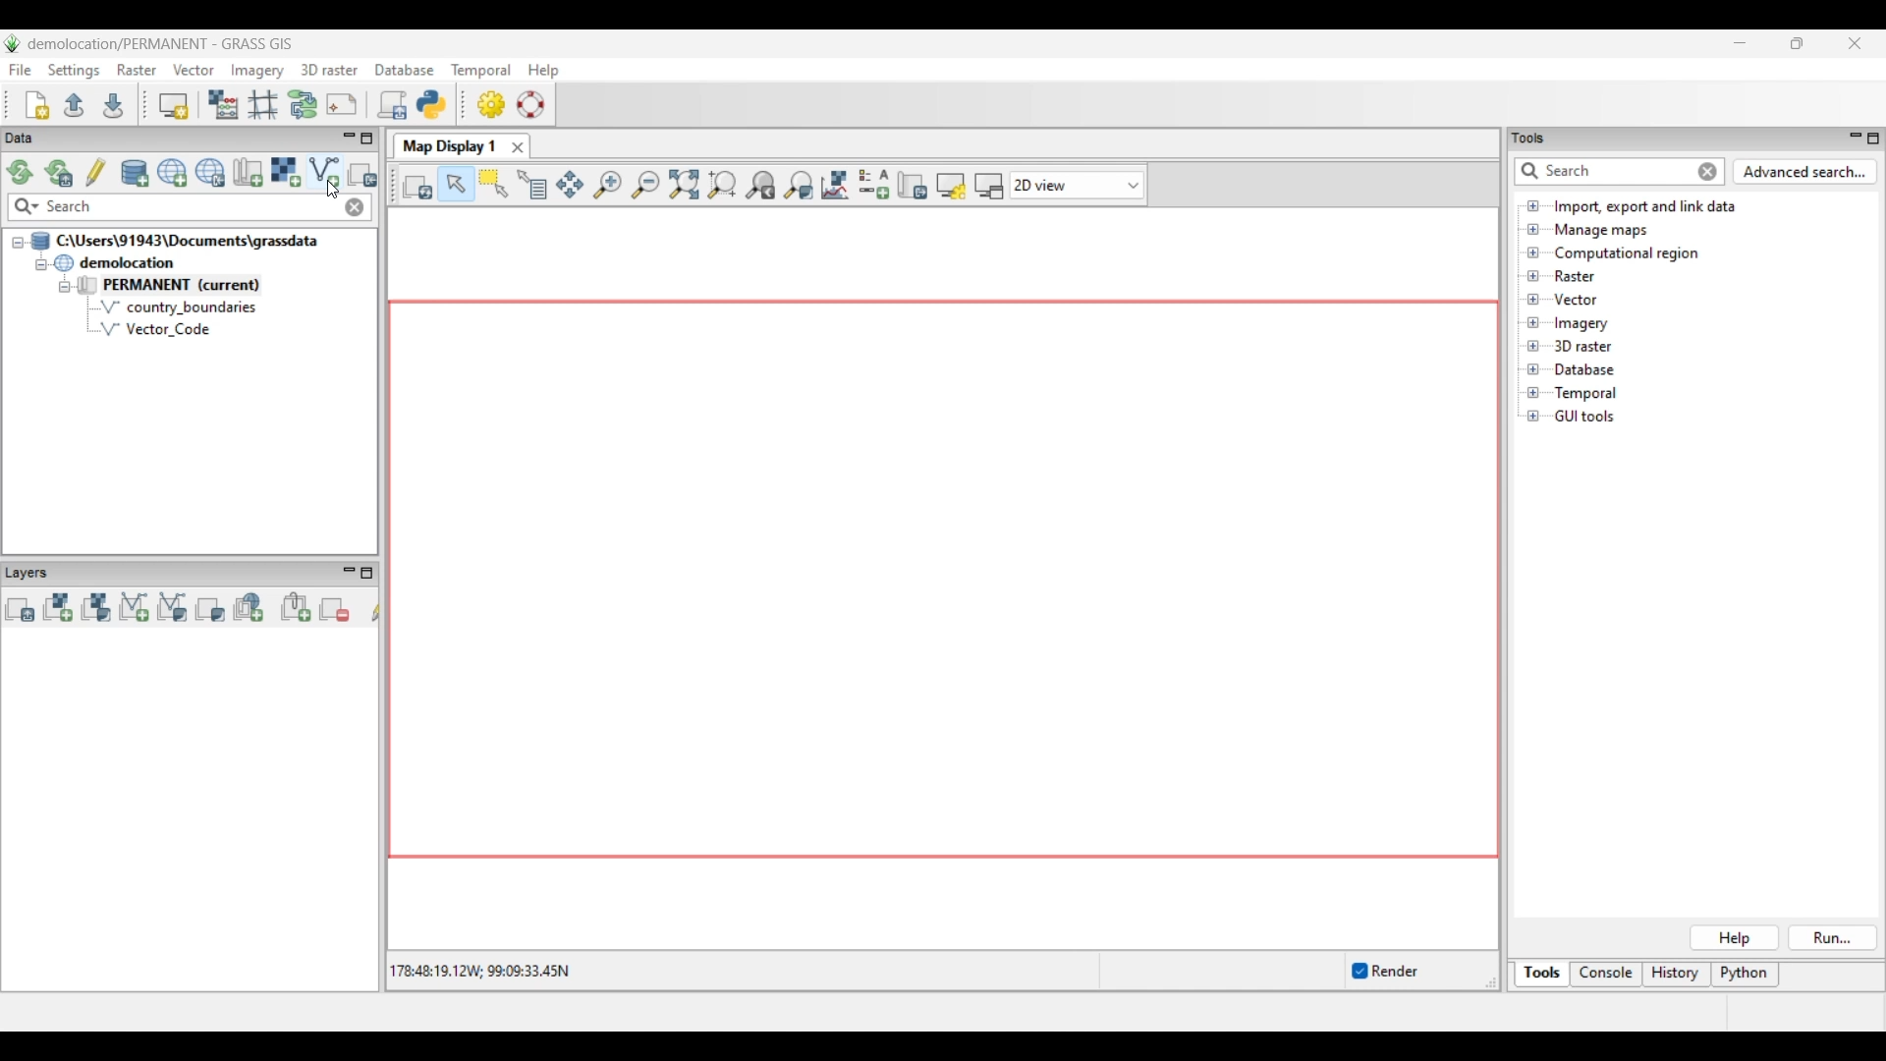  I want to click on GRASS manual, so click(530, 104).